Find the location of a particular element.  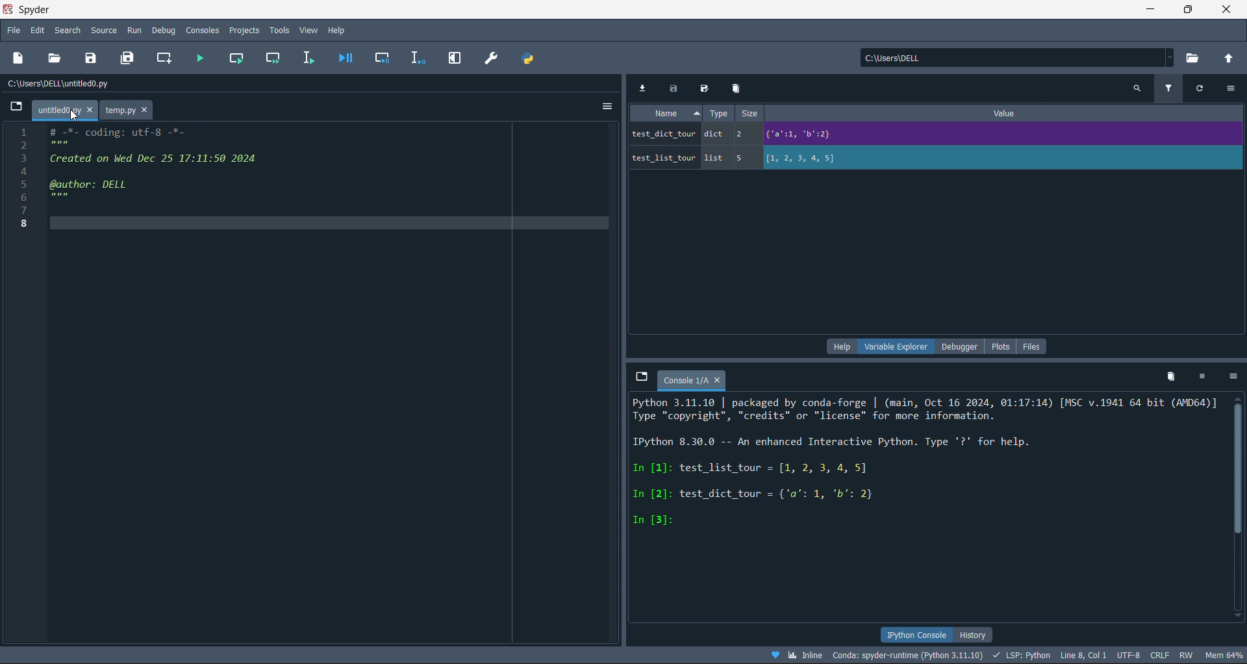

interrupt kernel is located at coordinates (1206, 377).